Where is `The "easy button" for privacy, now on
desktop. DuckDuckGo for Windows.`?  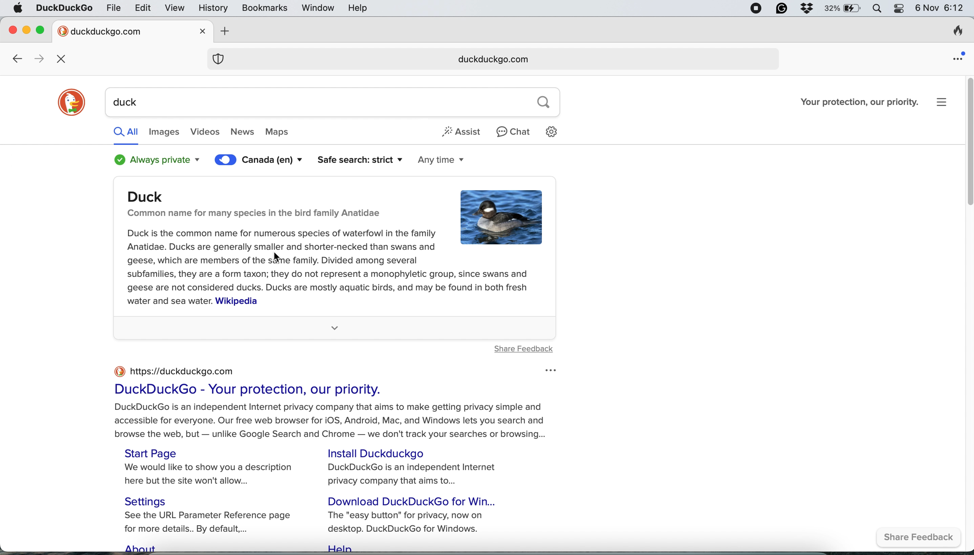
The "easy button" for privacy, now on
desktop. DuckDuckGo for Windows. is located at coordinates (409, 522).